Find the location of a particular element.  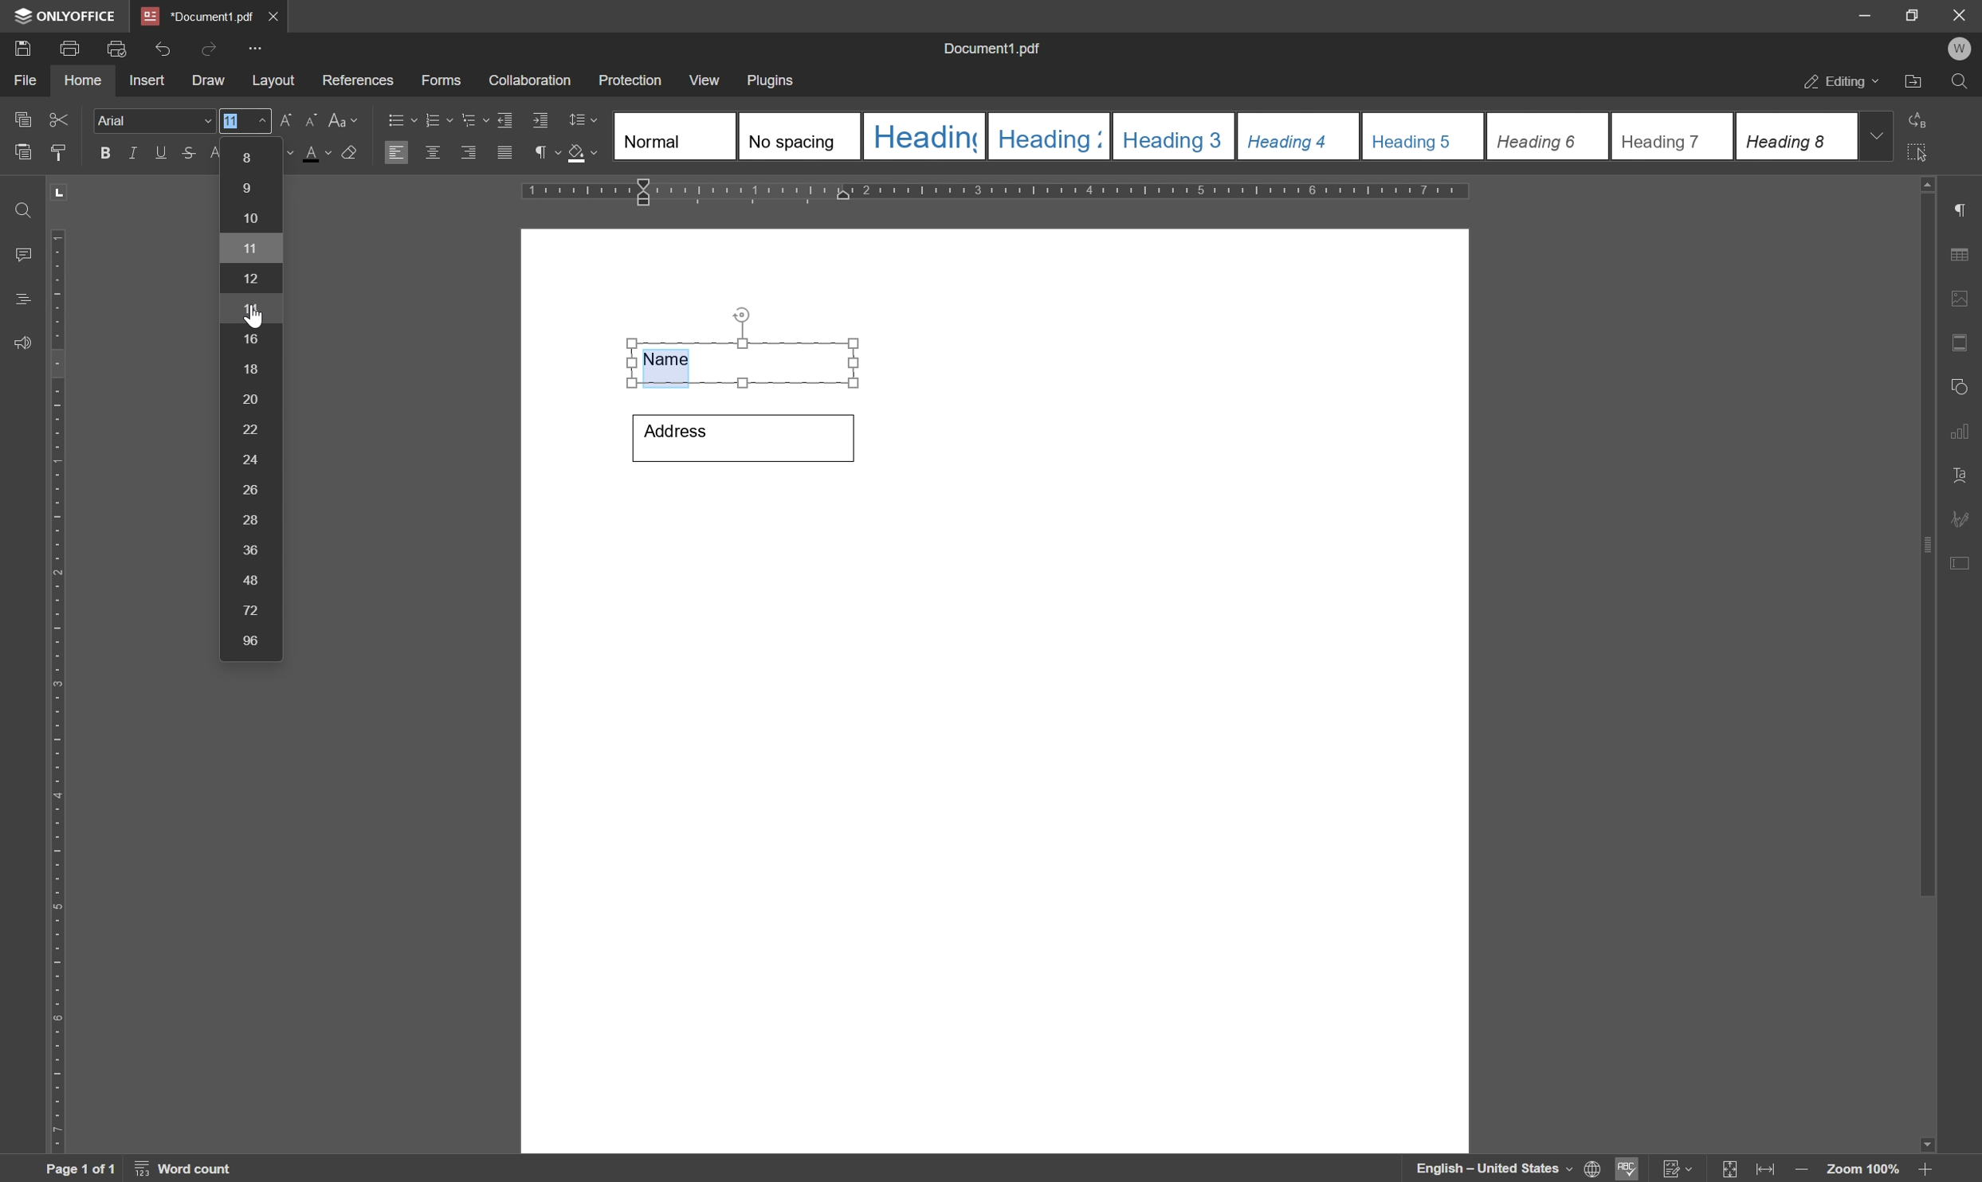

onlyoffice is located at coordinates (69, 16).